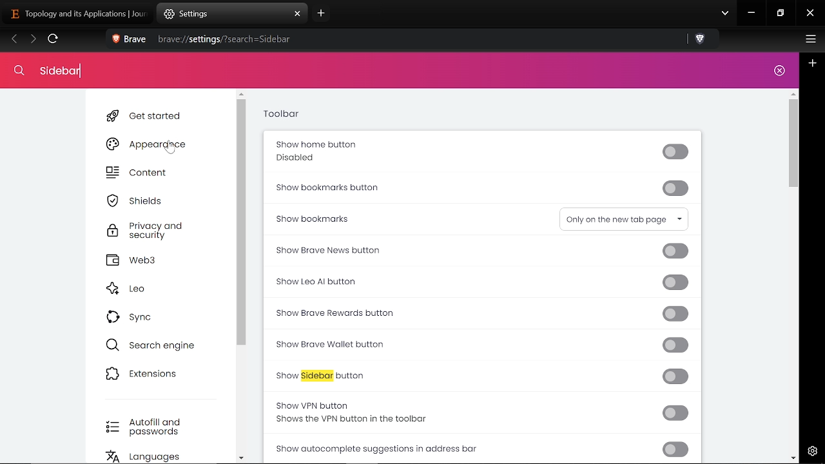  Describe the element at coordinates (148, 116) in the screenshot. I see `Get started` at that location.